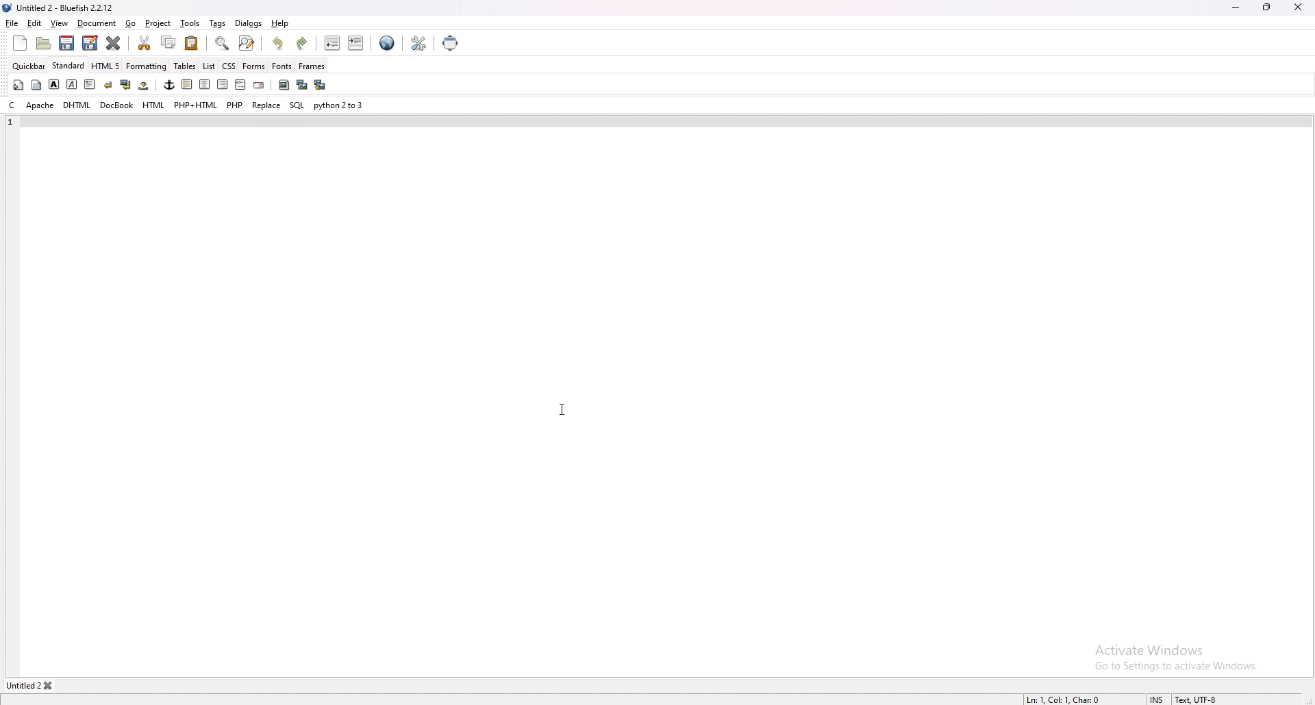  I want to click on quickbar, so click(29, 66).